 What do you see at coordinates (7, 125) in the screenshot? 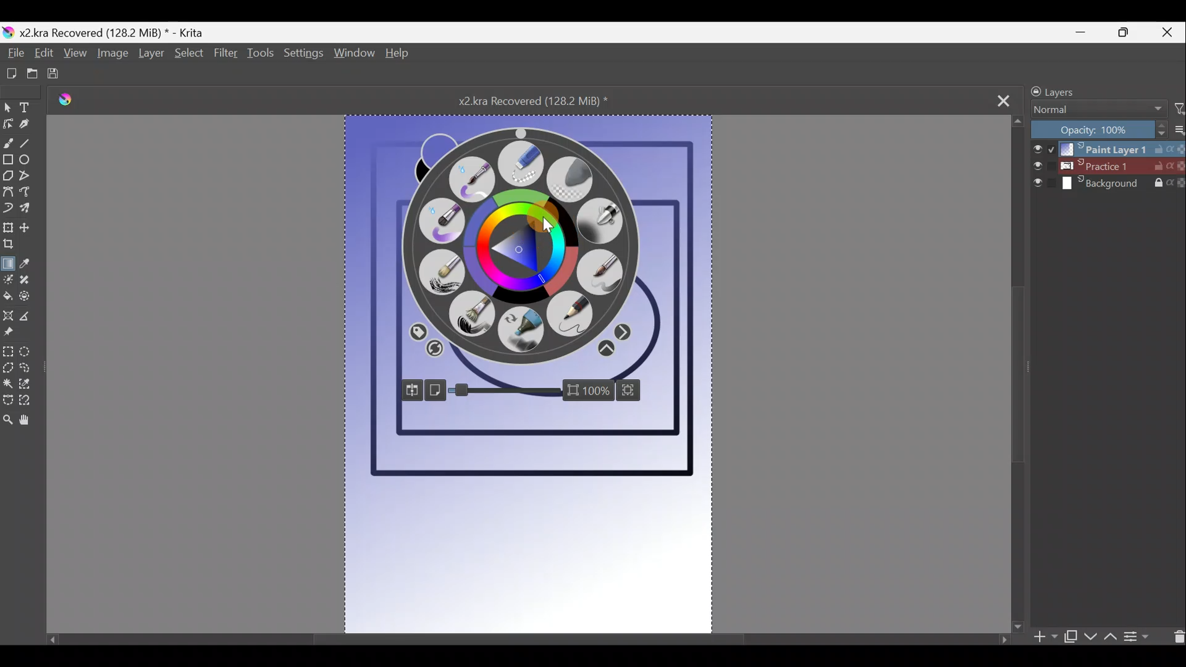
I see `Edit shapes tool` at bounding box center [7, 125].